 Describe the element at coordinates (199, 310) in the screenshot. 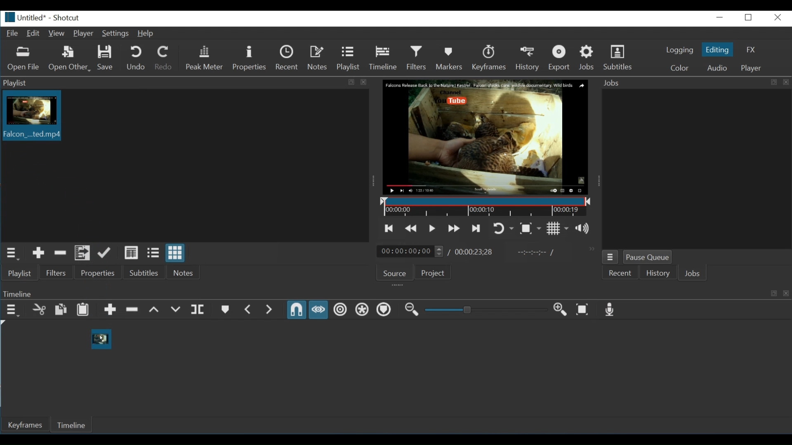

I see `Split at playhead` at that location.